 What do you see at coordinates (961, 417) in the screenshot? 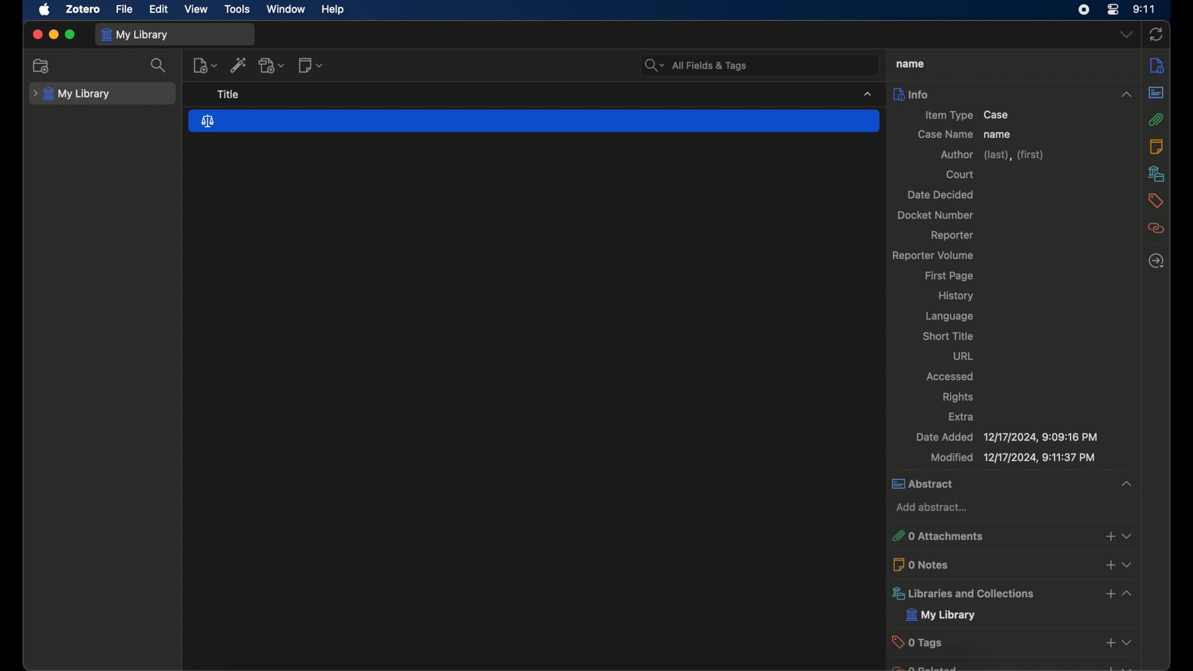
I see `extra` at bounding box center [961, 417].